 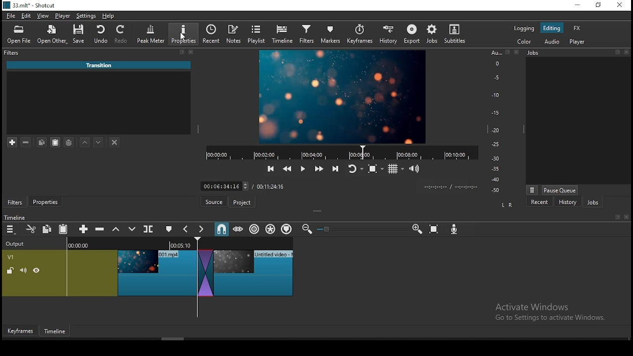 I want to click on append, so click(x=84, y=229).